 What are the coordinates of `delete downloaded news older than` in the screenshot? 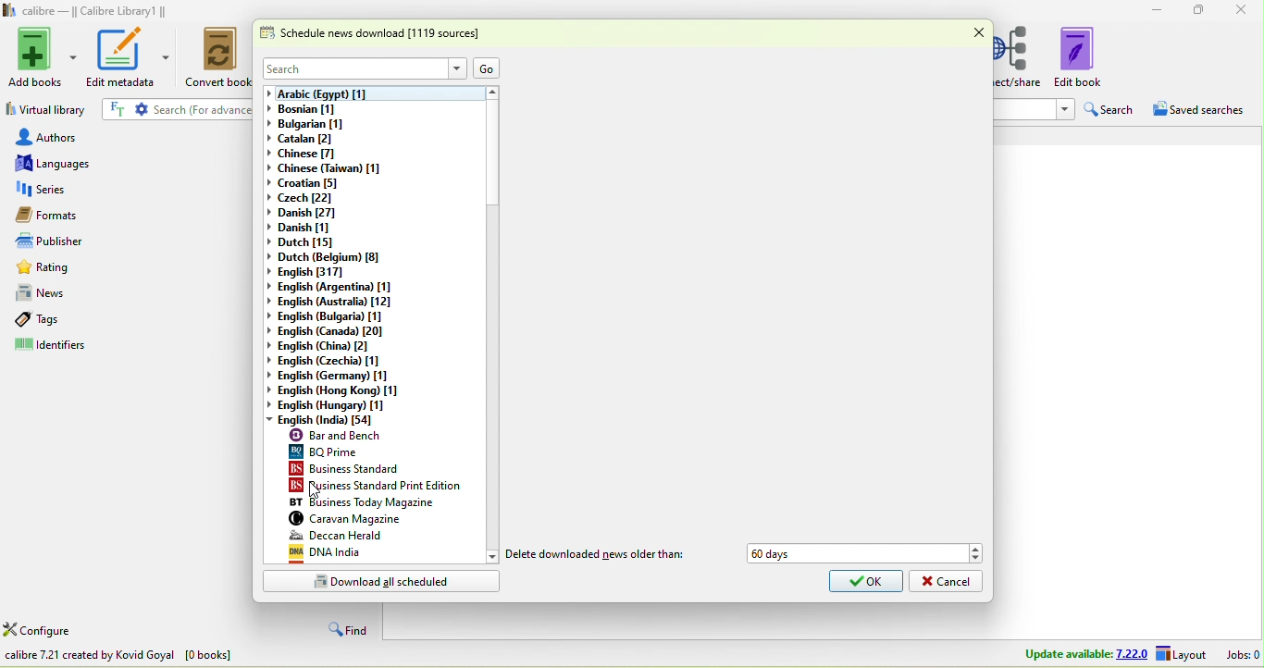 It's located at (597, 555).